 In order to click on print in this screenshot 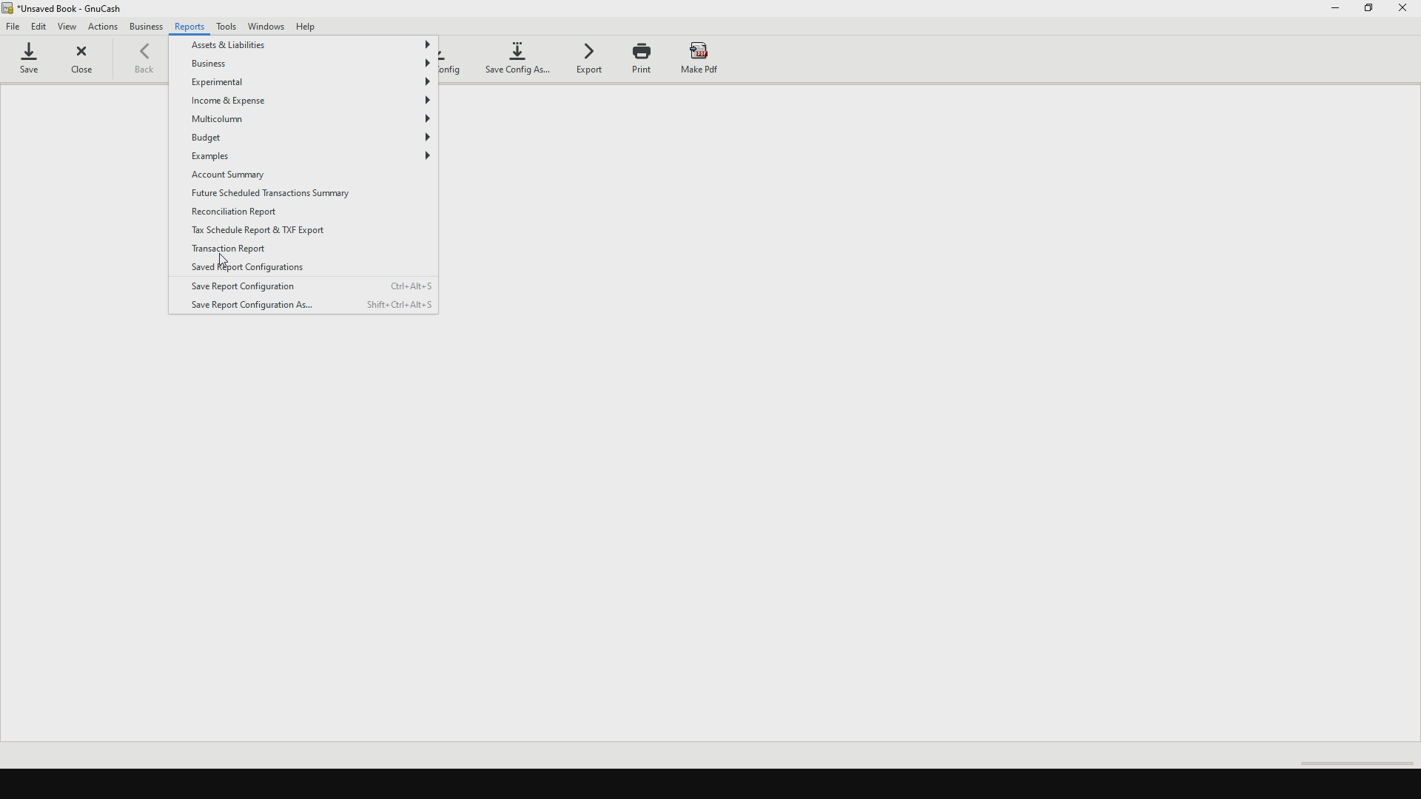, I will do `click(643, 58)`.